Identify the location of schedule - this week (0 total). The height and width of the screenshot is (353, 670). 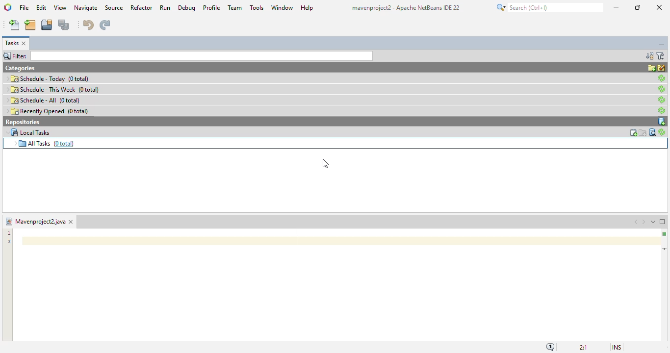
(53, 89).